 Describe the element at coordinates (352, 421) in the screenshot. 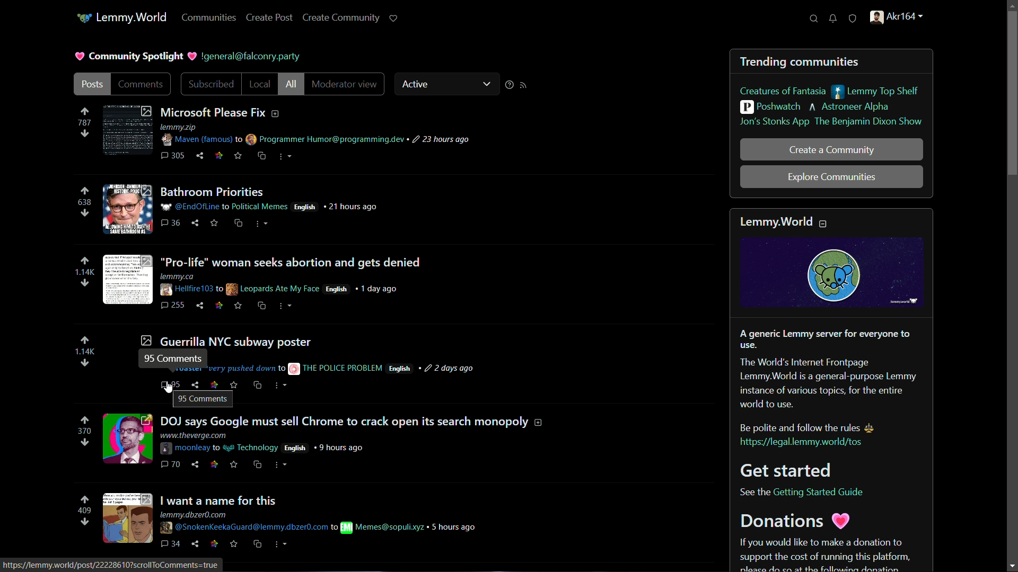

I see `DOJ says Google must sell Chrome to crack open Its search monopoly |` at that location.